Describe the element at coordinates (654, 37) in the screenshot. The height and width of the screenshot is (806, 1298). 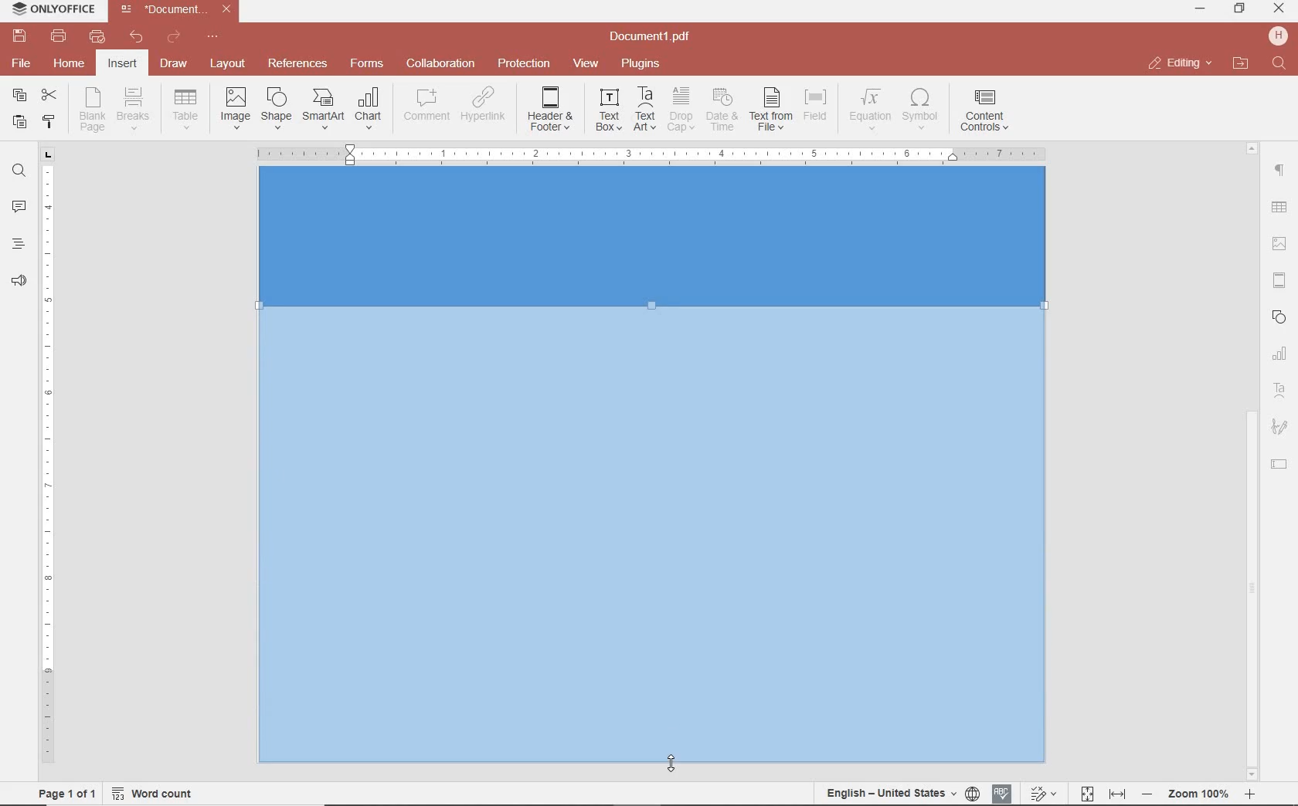
I see `file name` at that location.